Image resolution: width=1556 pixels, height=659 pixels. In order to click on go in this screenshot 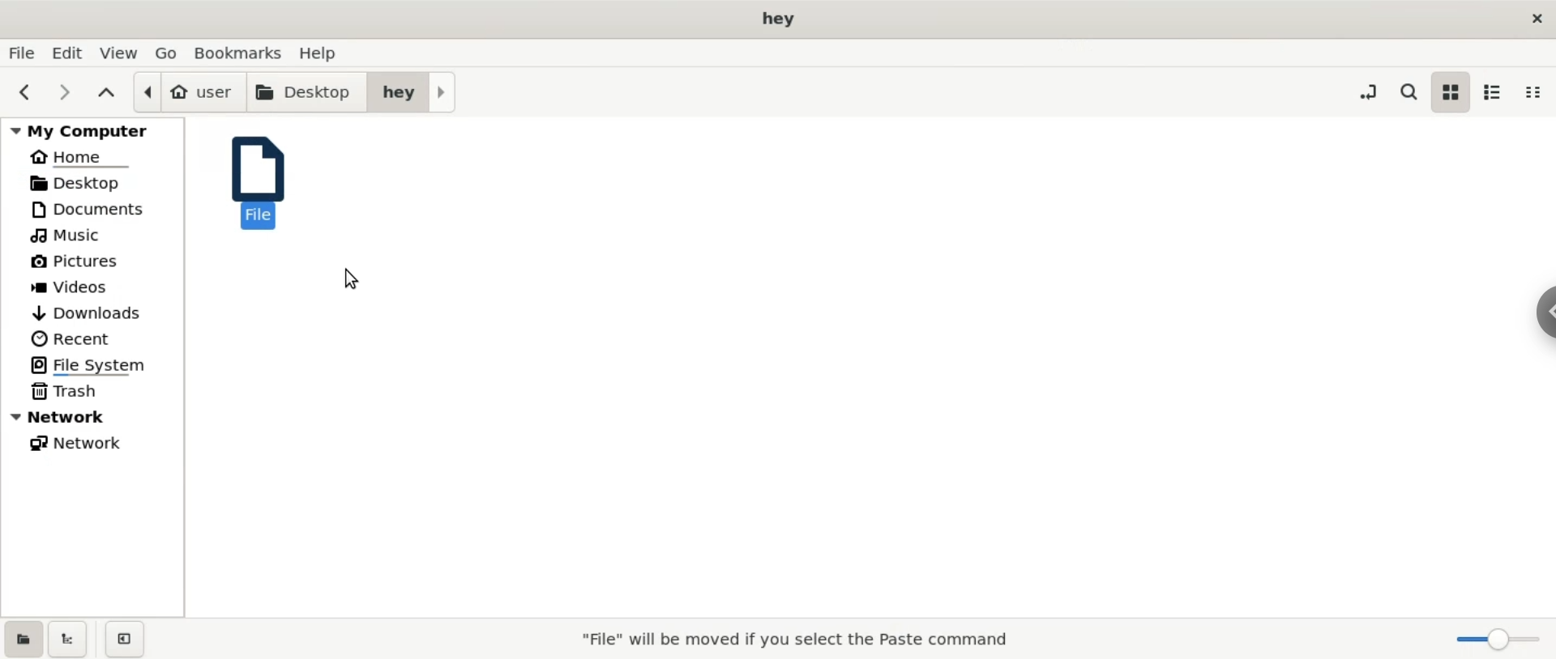, I will do `click(162, 53)`.